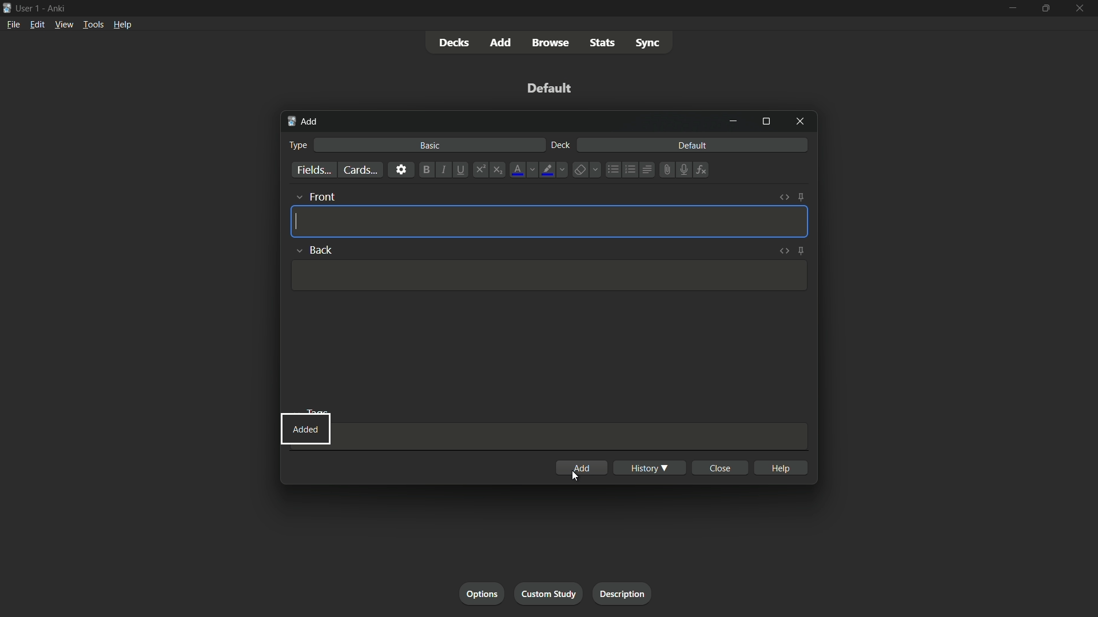  What do you see at coordinates (463, 170) in the screenshot?
I see `underline` at bounding box center [463, 170].